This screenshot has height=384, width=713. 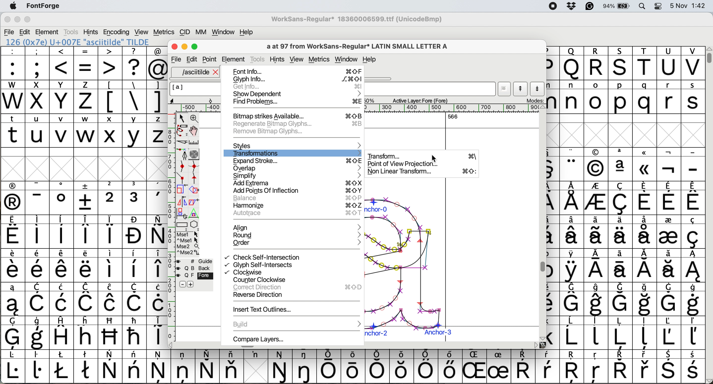 I want to click on symbol, so click(x=135, y=299).